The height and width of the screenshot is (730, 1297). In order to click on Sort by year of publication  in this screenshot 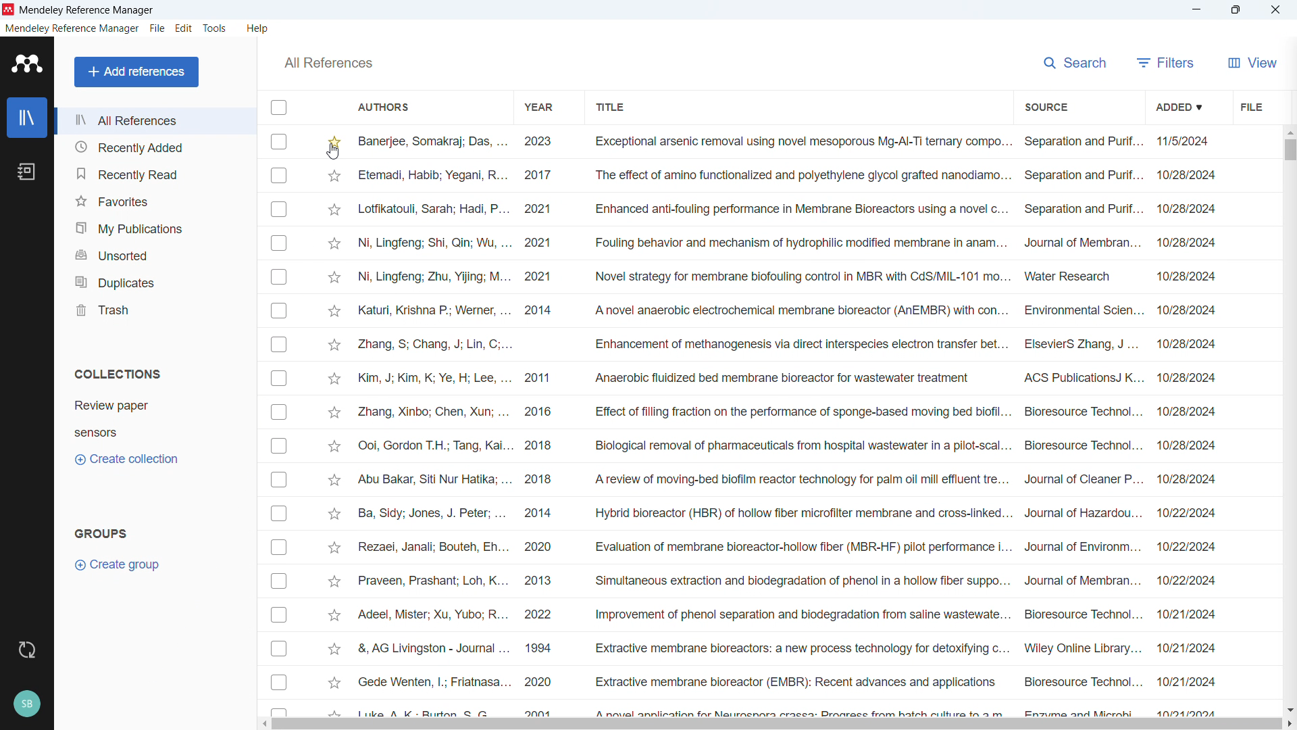, I will do `click(540, 105)`.